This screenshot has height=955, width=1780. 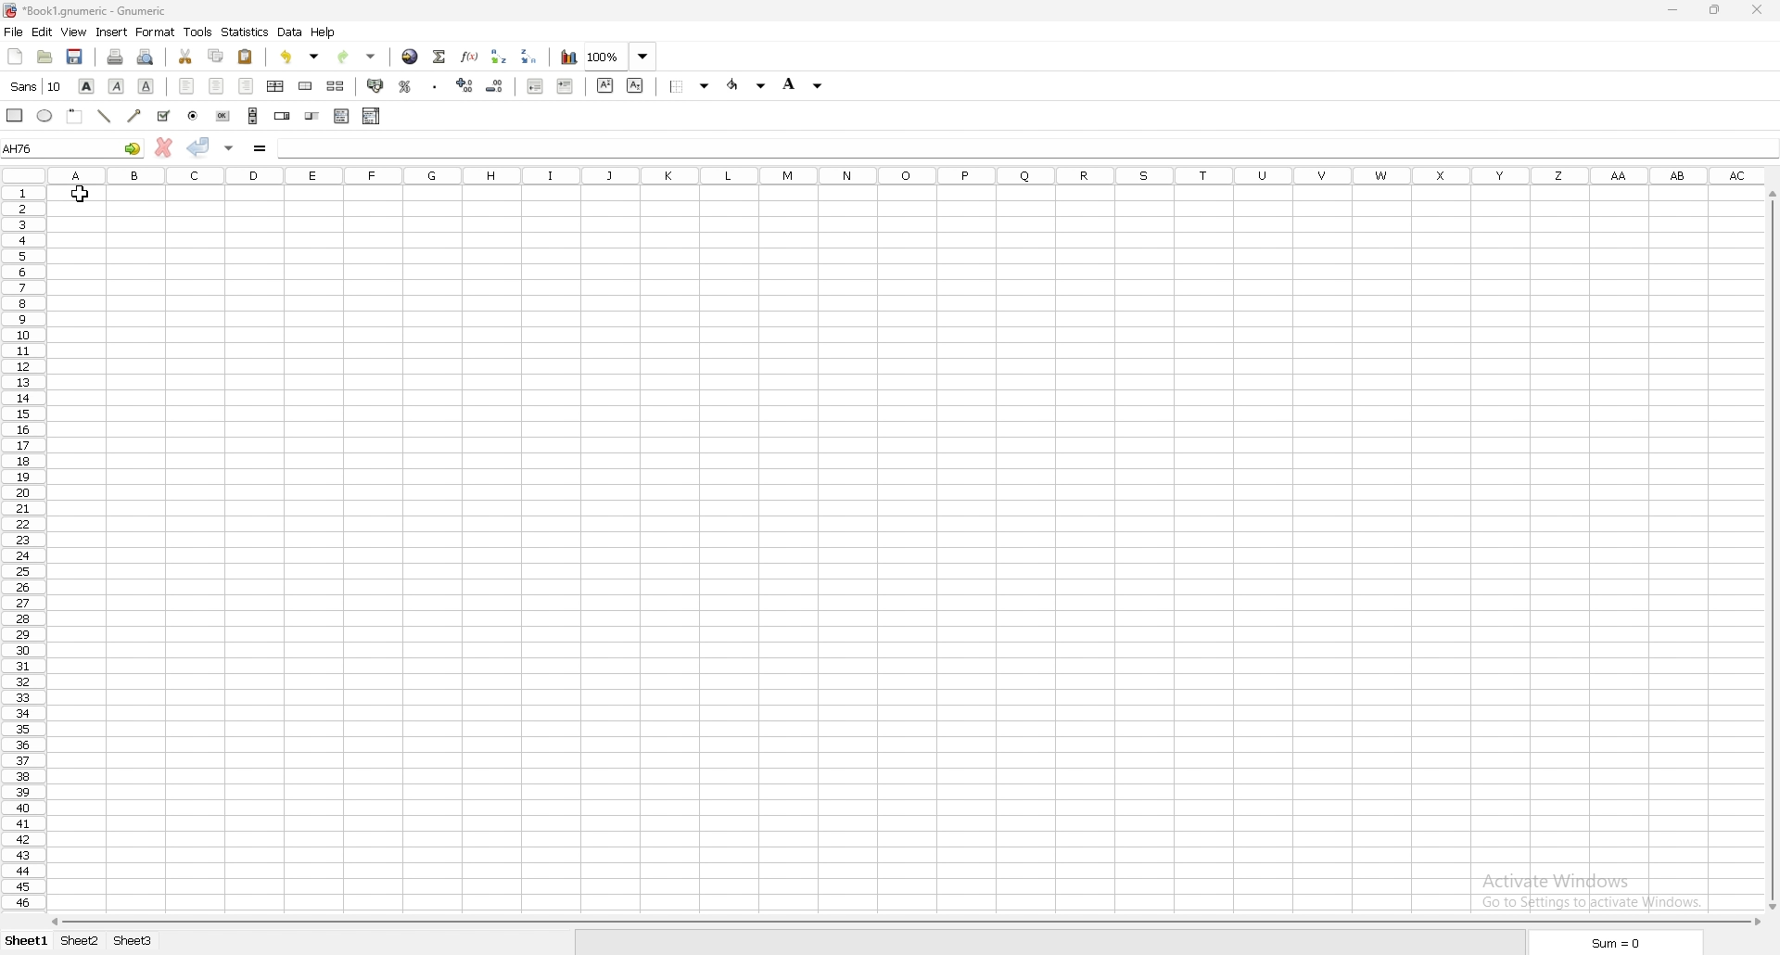 What do you see at coordinates (197, 31) in the screenshot?
I see `tools` at bounding box center [197, 31].